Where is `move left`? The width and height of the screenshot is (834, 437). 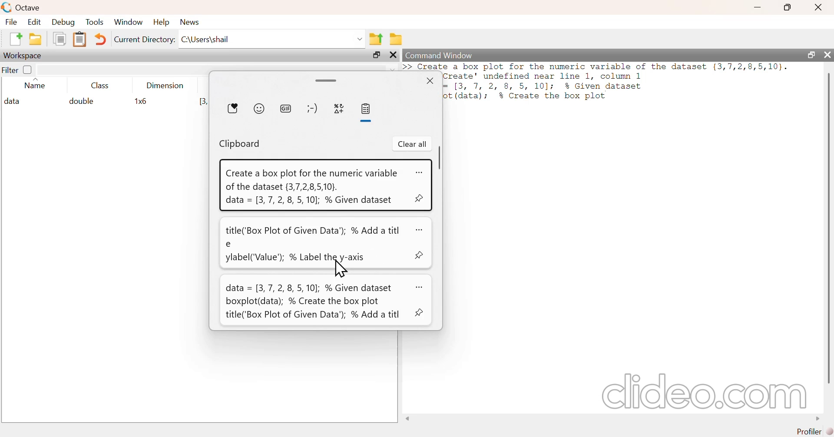
move left is located at coordinates (409, 418).